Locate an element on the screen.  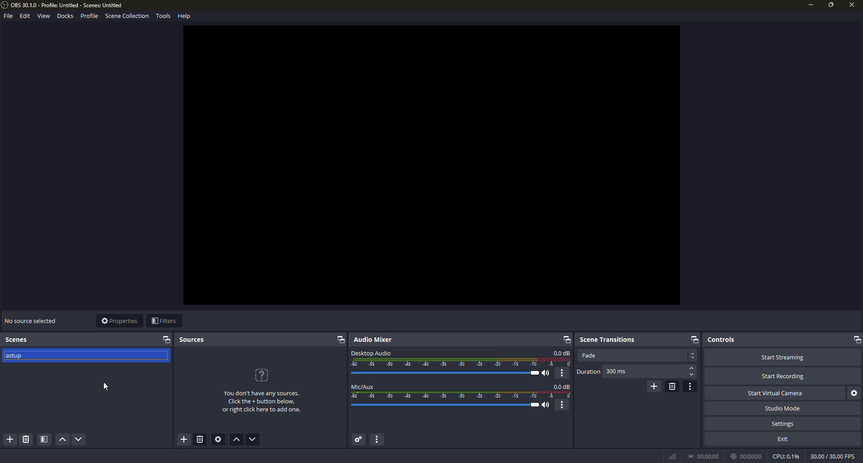
drop down is located at coordinates (693, 355).